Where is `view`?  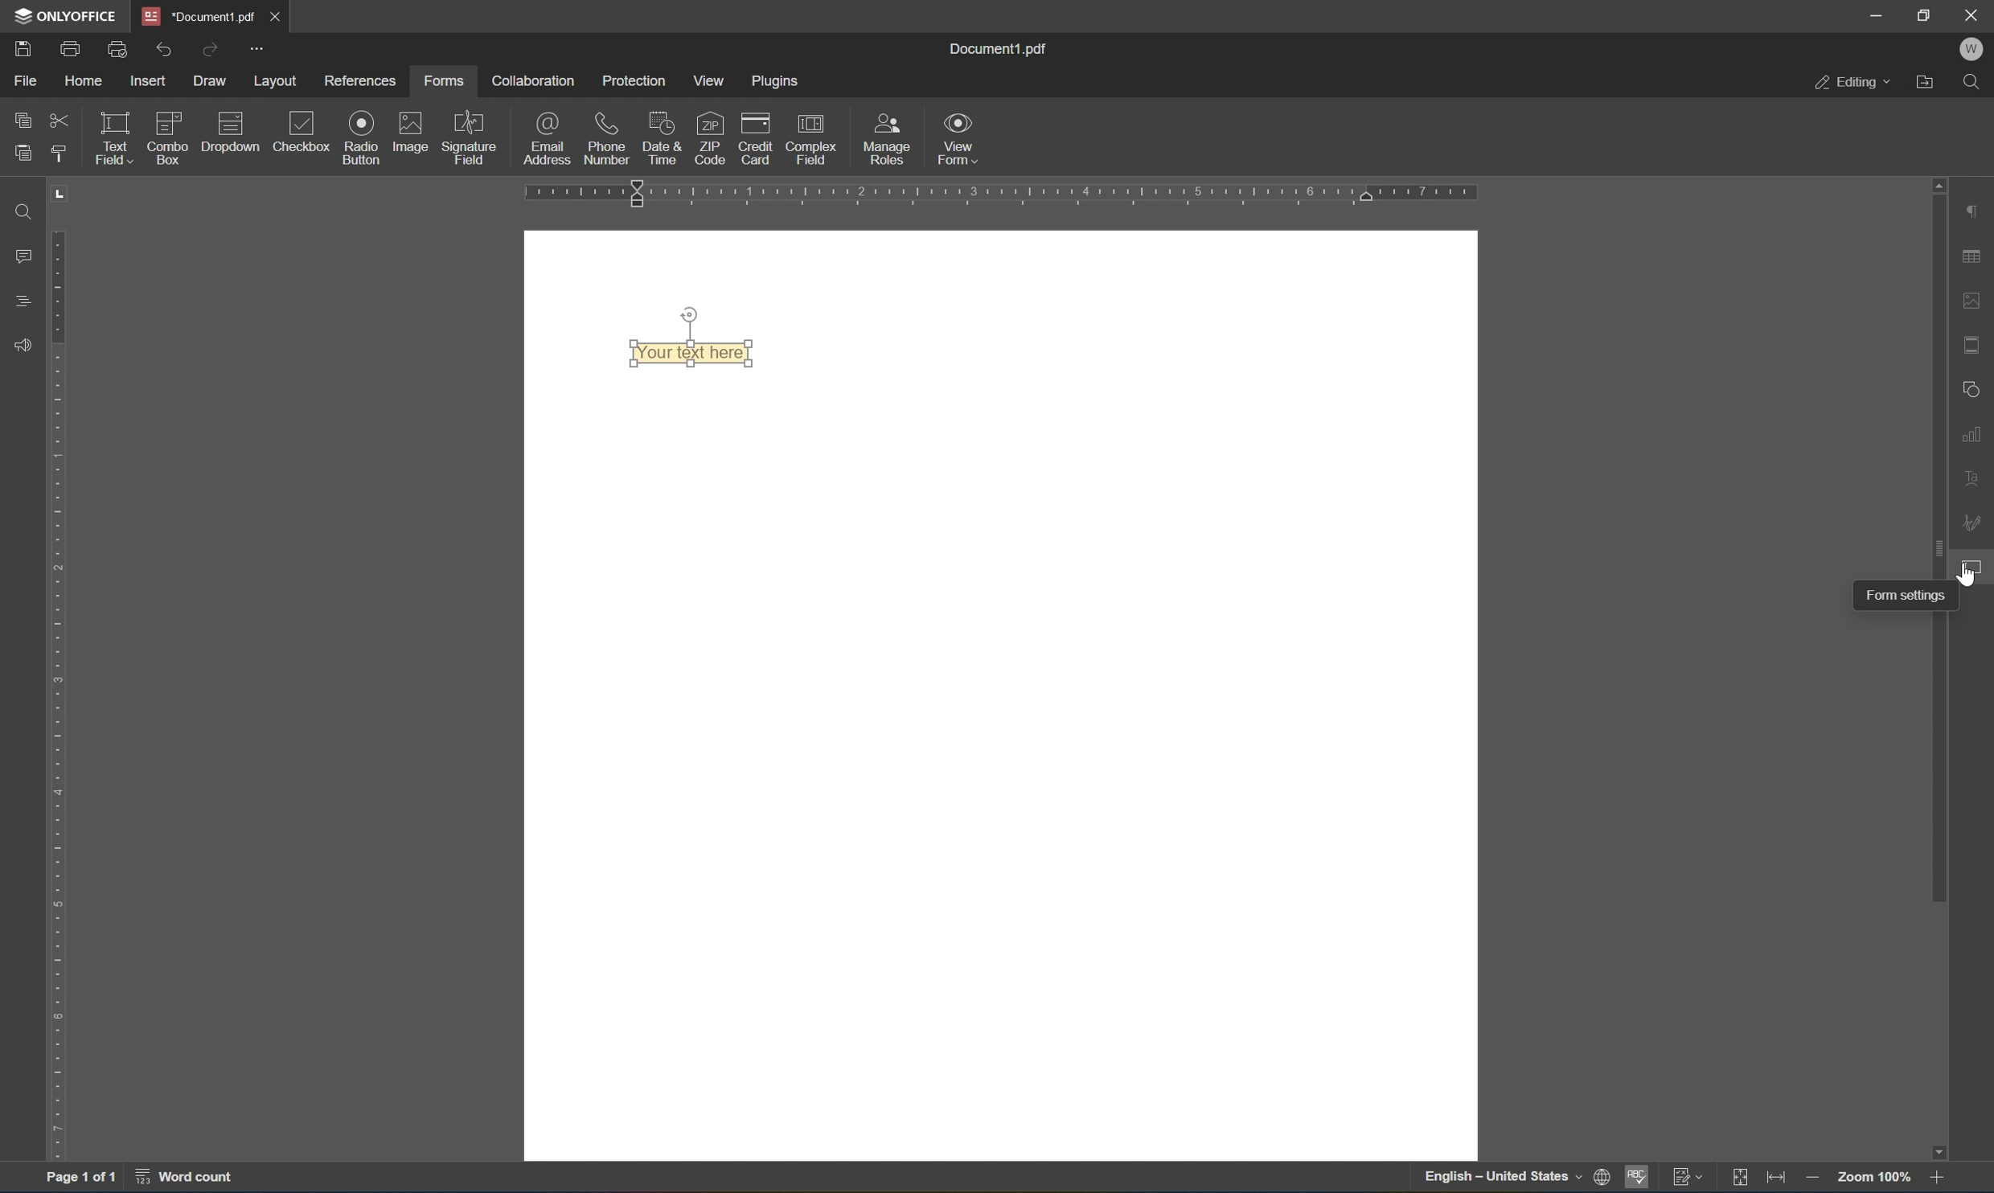
view is located at coordinates (709, 79).